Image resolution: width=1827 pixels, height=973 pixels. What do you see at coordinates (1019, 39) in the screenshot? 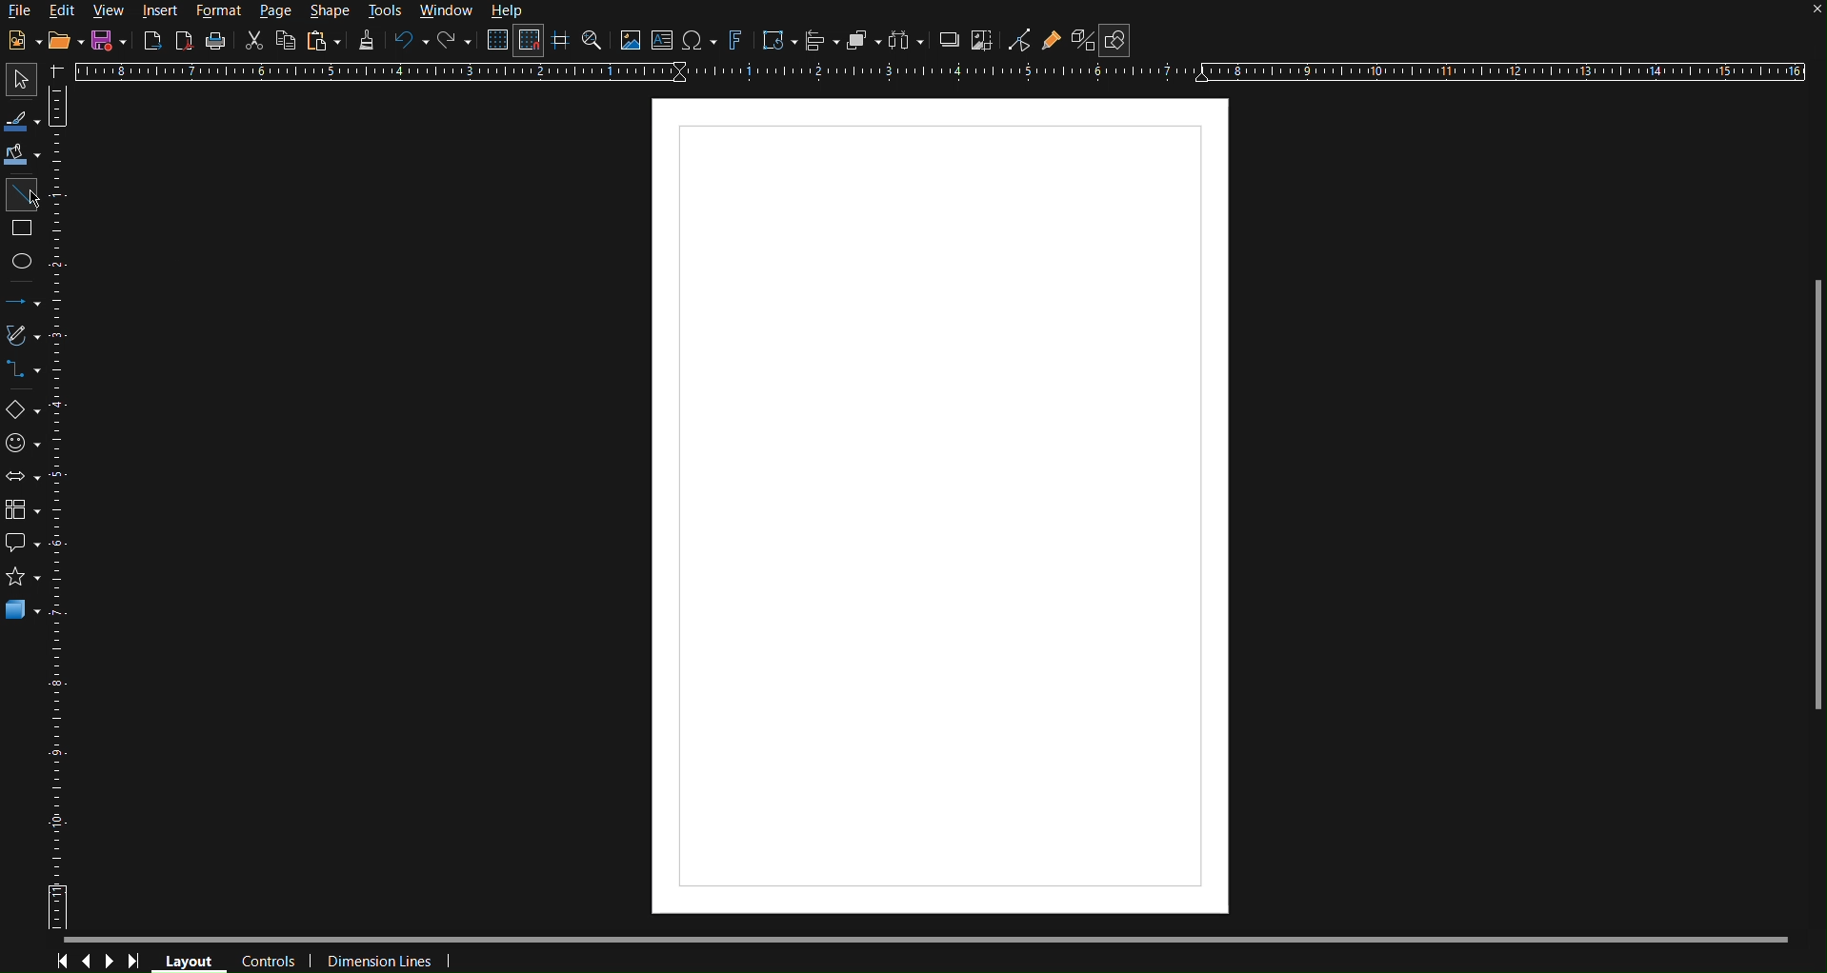
I see `Toggle Point Edit Mode` at bounding box center [1019, 39].